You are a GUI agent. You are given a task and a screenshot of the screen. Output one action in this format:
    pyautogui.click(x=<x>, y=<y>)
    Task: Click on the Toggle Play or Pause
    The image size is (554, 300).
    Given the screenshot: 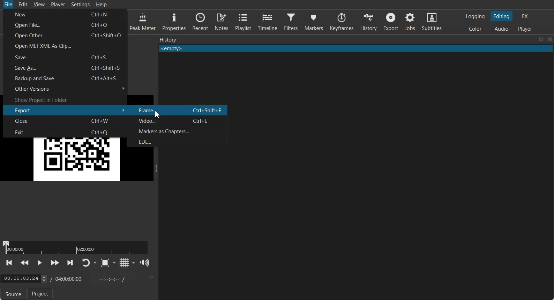 What is the action you would take?
    pyautogui.click(x=39, y=263)
    